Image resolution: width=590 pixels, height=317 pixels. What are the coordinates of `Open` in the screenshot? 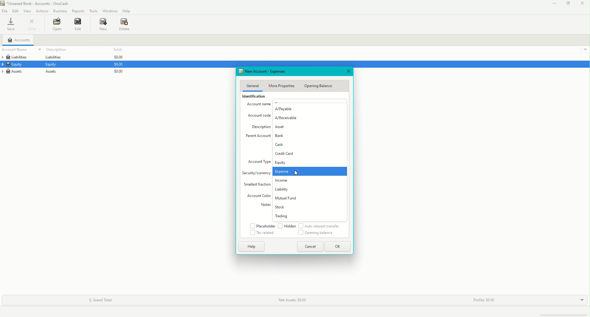 It's located at (55, 25).